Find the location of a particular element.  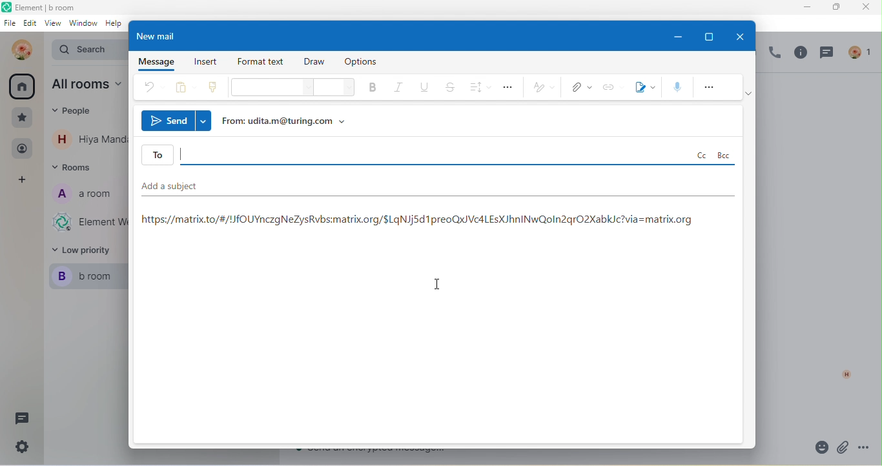

font style is located at coordinates (269, 88).